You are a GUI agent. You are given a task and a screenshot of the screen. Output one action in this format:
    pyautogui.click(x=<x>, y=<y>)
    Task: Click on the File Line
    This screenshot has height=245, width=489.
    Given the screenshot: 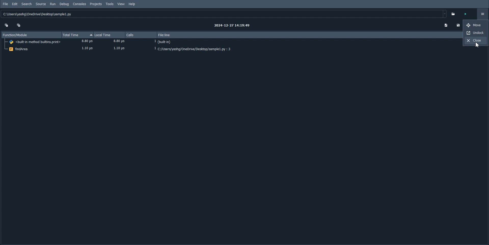 What is the action you would take?
    pyautogui.click(x=304, y=35)
    